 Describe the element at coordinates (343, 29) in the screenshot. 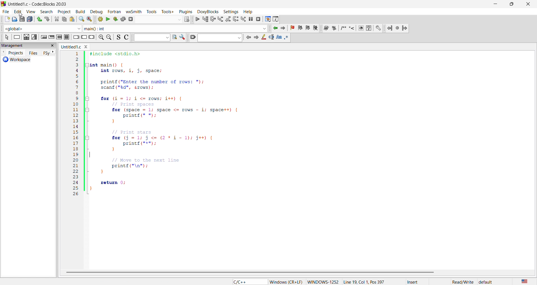

I see `insert comment box` at that location.